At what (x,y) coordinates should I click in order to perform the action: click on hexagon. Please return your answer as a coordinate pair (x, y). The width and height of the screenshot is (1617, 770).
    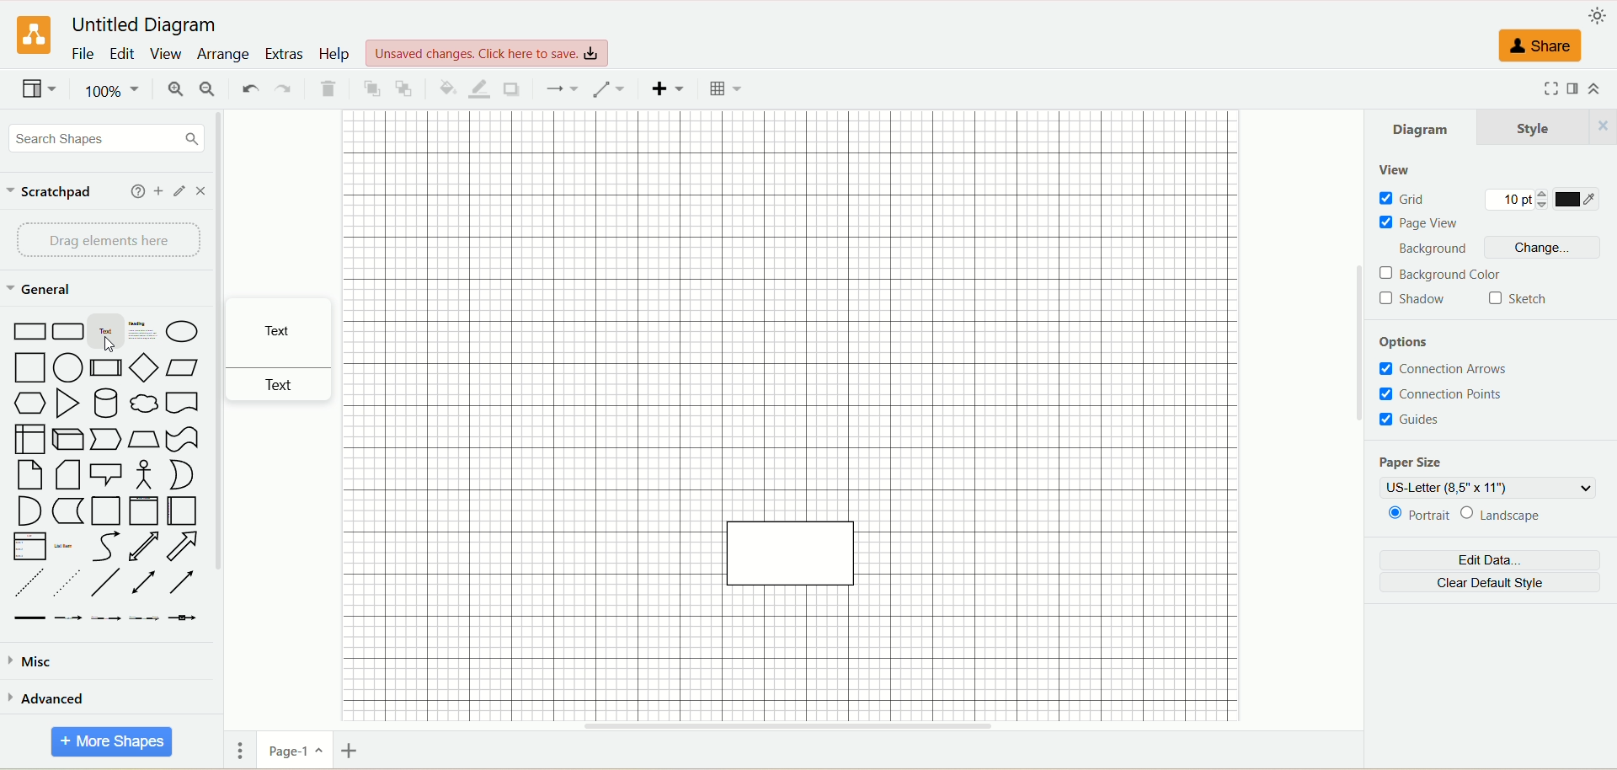
    Looking at the image, I should click on (31, 402).